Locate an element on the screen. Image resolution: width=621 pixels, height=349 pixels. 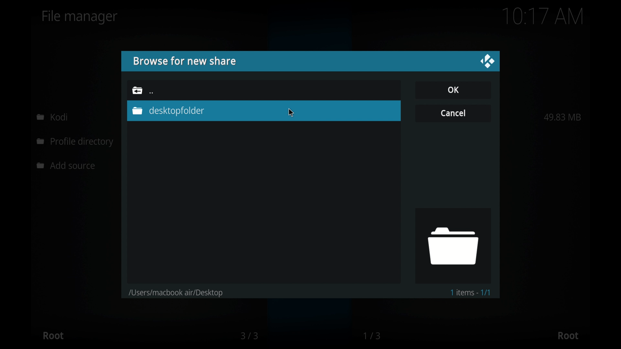
root is located at coordinates (53, 335).